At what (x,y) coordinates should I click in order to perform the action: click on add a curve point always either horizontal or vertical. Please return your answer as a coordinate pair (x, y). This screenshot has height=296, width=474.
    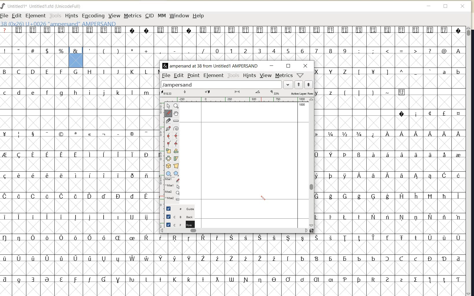
    Looking at the image, I should click on (177, 136).